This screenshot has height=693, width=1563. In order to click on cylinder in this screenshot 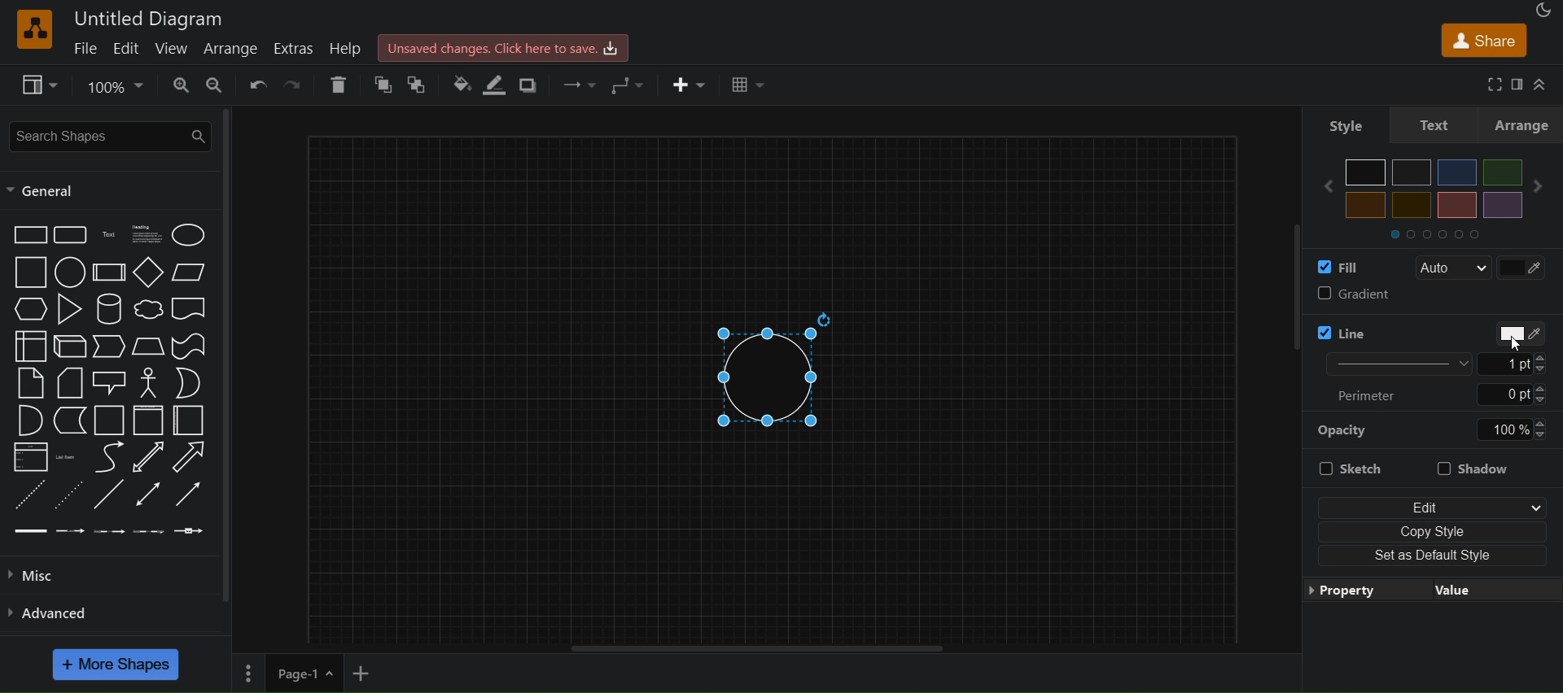, I will do `click(112, 309)`.